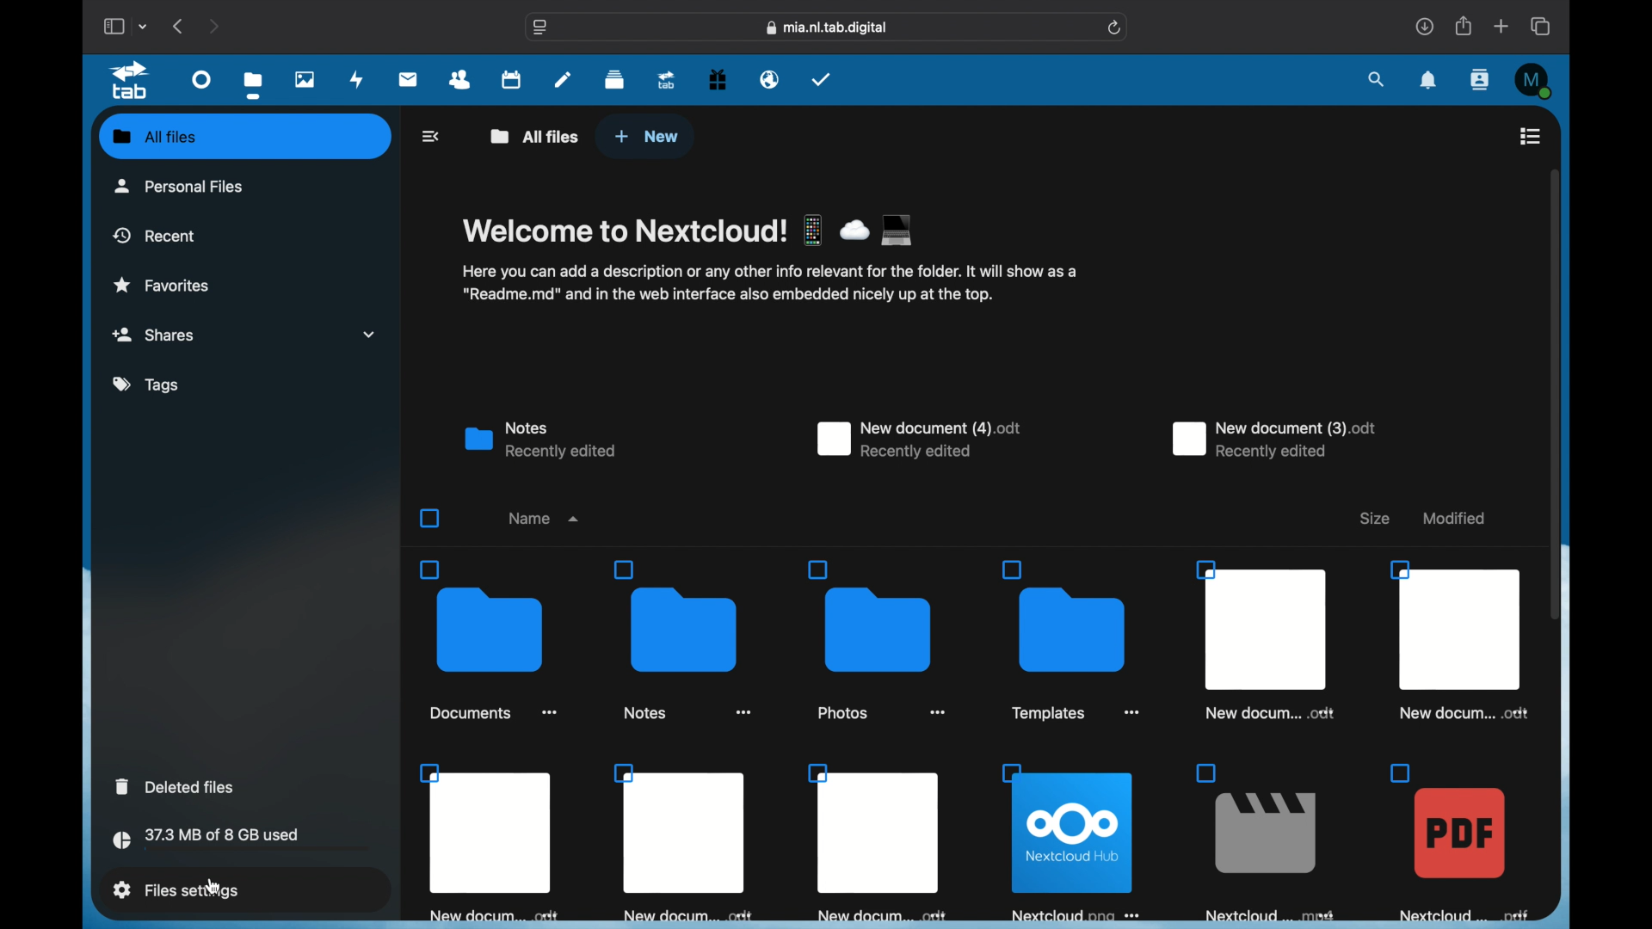  Describe the element at coordinates (536, 136) in the screenshot. I see `all files` at that location.